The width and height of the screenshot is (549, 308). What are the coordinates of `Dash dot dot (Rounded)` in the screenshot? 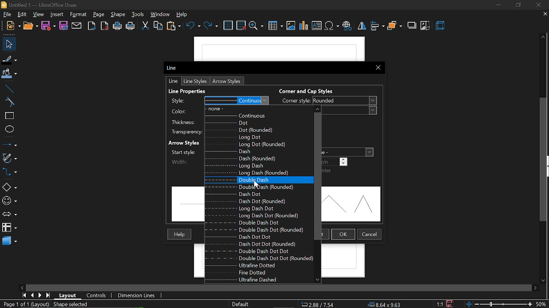 It's located at (255, 244).